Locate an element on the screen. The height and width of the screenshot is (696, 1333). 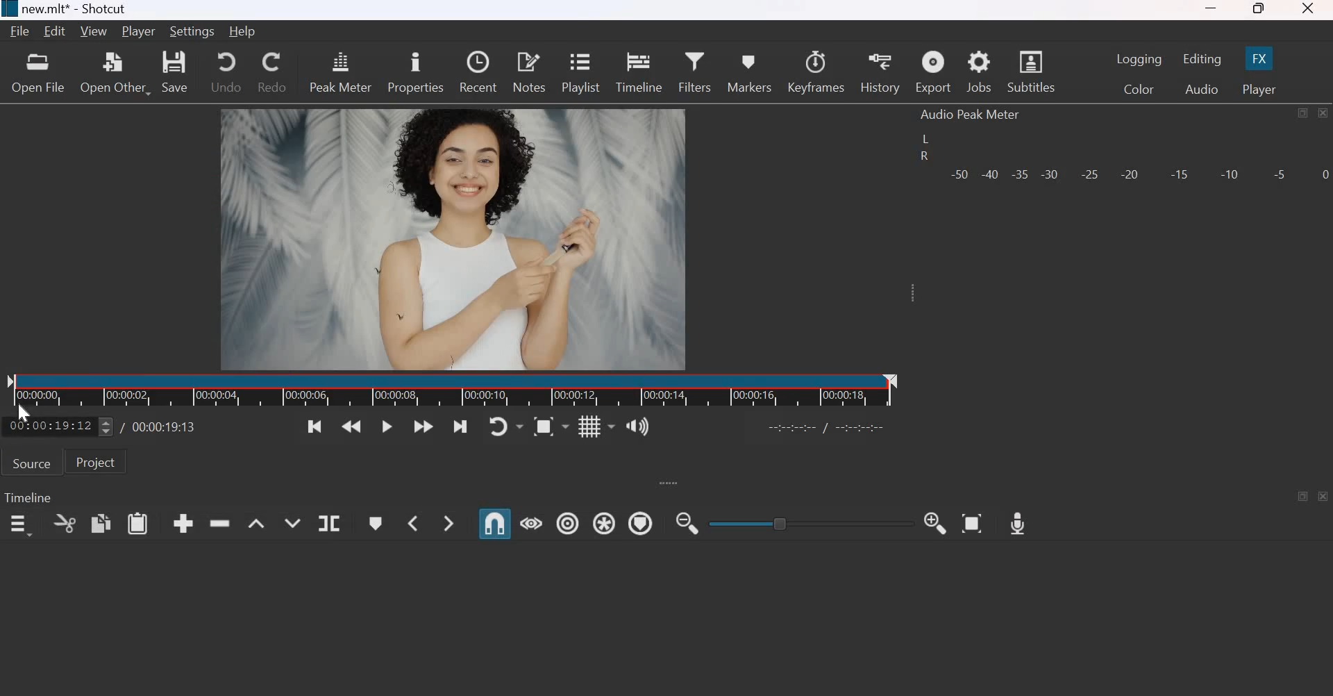
copy is located at coordinates (101, 522).